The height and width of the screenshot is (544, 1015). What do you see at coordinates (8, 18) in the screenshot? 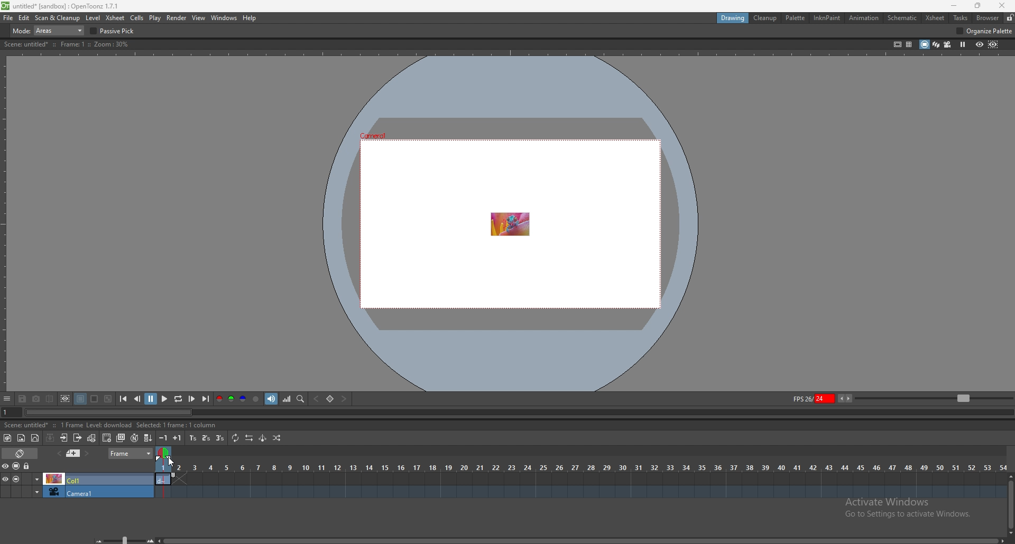
I see `file` at bounding box center [8, 18].